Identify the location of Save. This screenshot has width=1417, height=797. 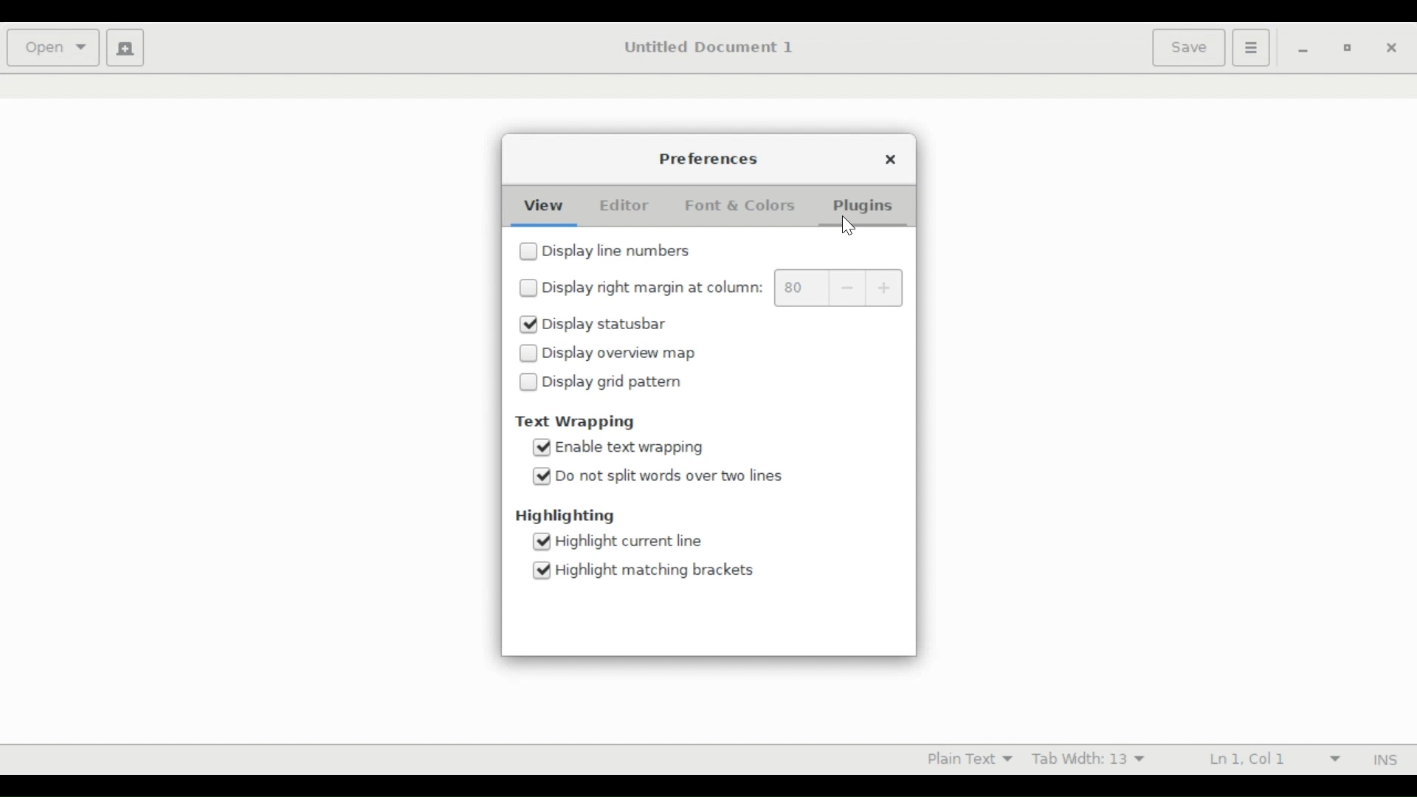
(1187, 47).